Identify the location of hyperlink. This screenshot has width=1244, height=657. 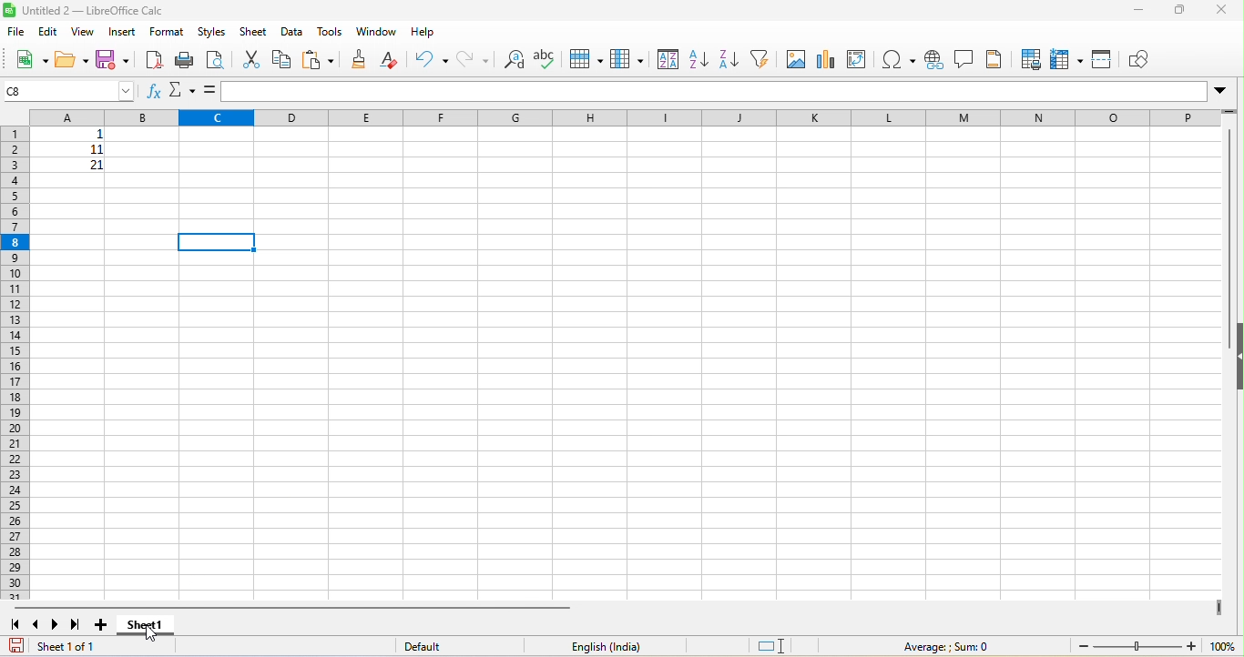
(933, 58).